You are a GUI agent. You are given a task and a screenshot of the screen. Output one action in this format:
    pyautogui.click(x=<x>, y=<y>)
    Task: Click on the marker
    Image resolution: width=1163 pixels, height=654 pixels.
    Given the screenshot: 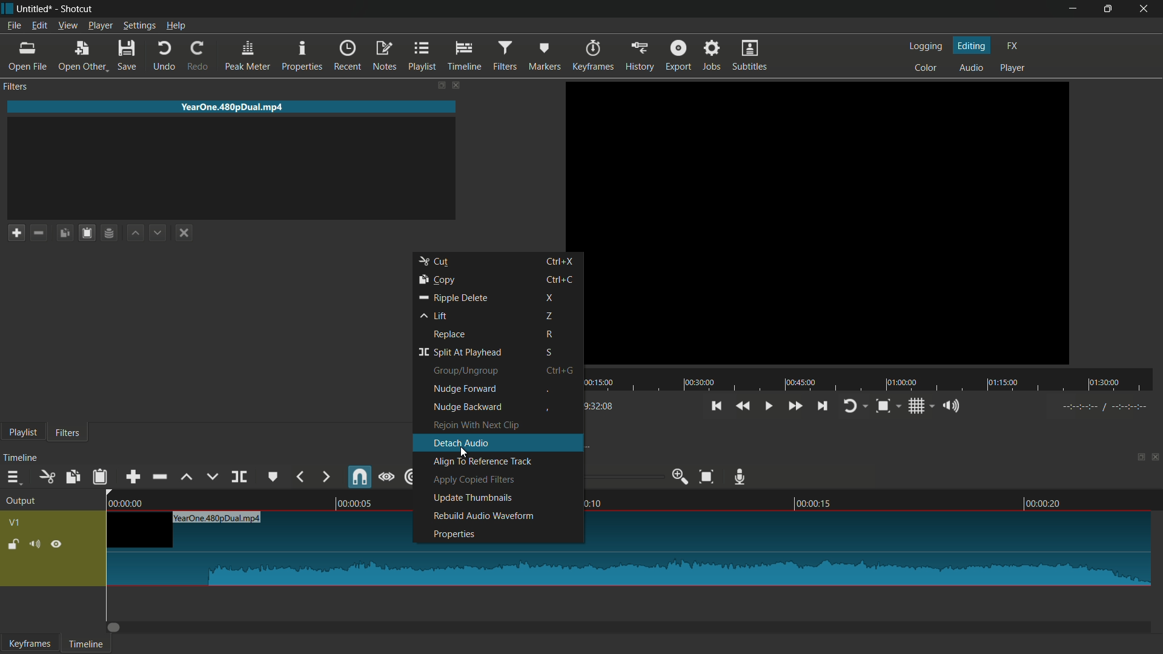 What is the action you would take?
    pyautogui.click(x=545, y=55)
    